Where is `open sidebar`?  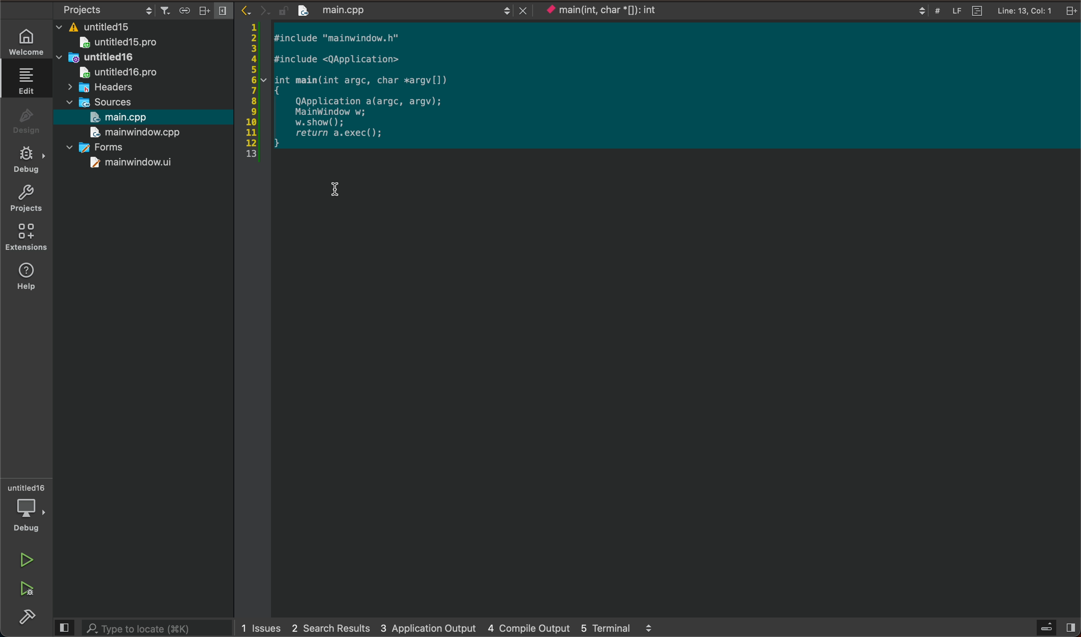 open sidebar is located at coordinates (1053, 628).